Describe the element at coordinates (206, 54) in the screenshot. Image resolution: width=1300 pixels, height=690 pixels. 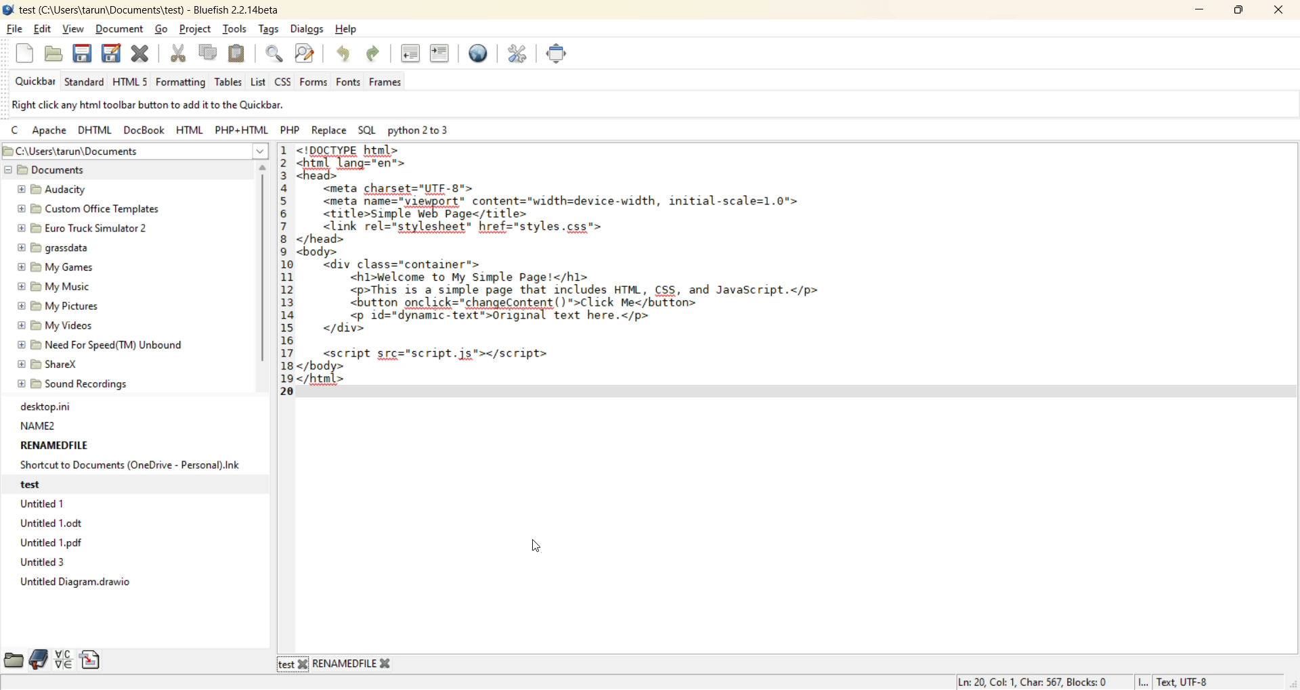
I see `copy` at that location.